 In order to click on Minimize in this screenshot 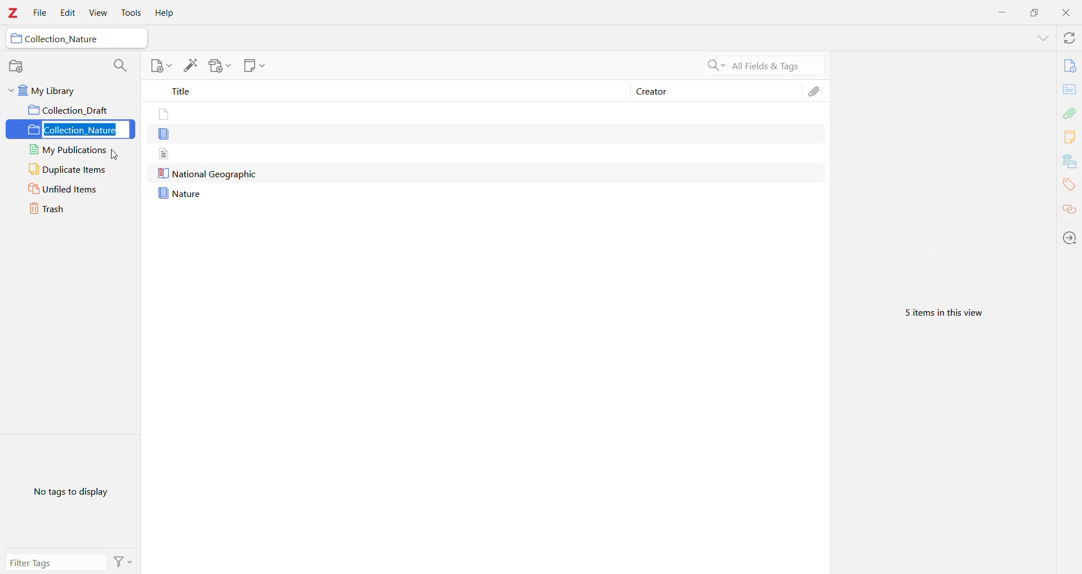, I will do `click(1003, 12)`.